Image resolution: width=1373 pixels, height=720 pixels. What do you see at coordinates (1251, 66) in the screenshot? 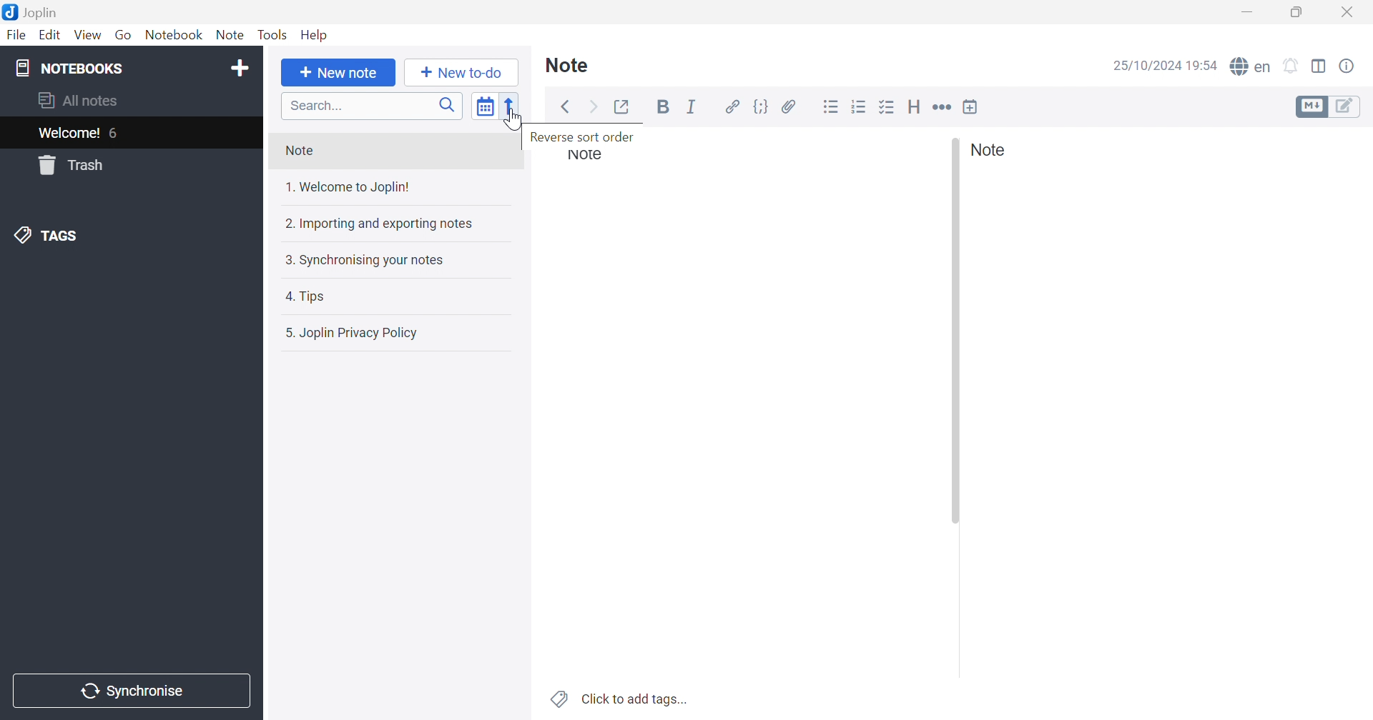
I see `Spell check` at bounding box center [1251, 66].